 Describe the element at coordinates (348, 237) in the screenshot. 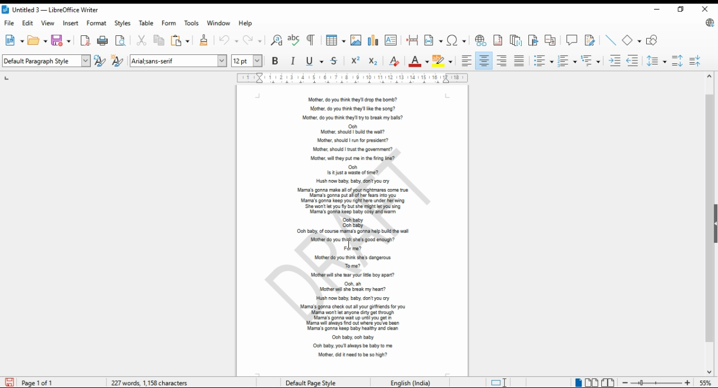

I see `watermark` at that location.